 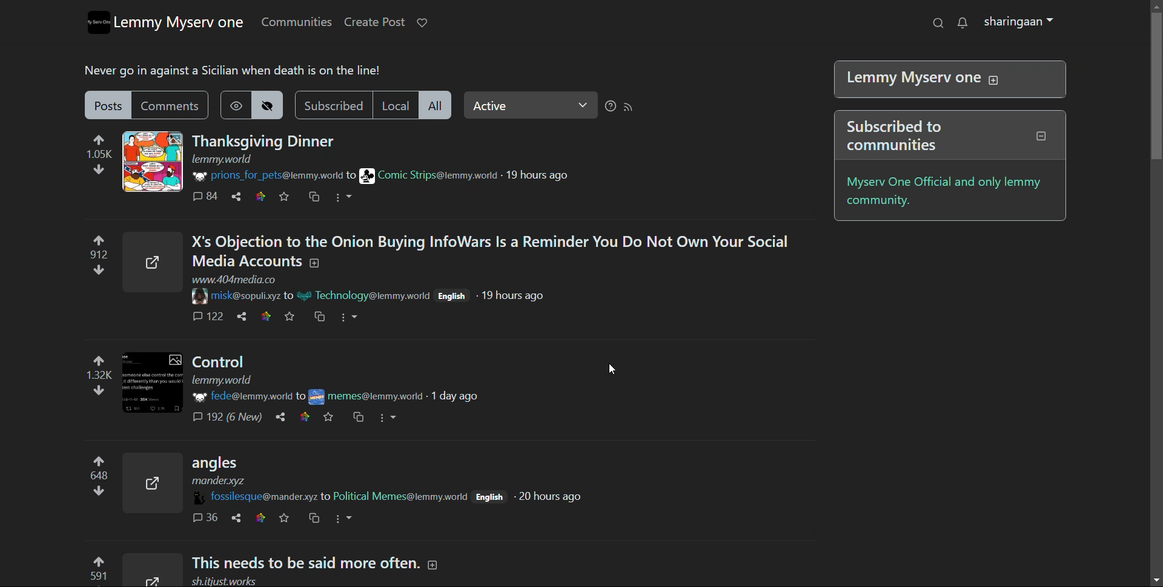 What do you see at coordinates (232, 517) in the screenshot?
I see `share` at bounding box center [232, 517].